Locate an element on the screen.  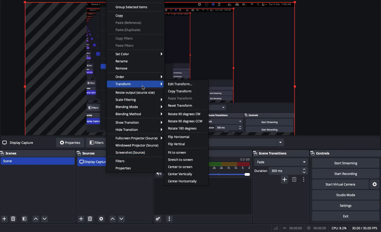
Scene transitions is located at coordinates (280, 153).